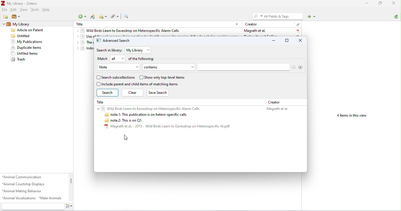 The width and height of the screenshot is (401, 211). What do you see at coordinates (114, 58) in the screenshot?
I see `all` at bounding box center [114, 58].